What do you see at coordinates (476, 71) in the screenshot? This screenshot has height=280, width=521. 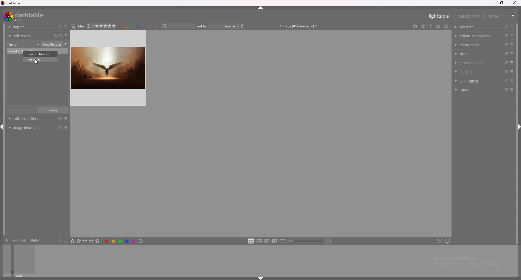 I see `tagging` at bounding box center [476, 71].